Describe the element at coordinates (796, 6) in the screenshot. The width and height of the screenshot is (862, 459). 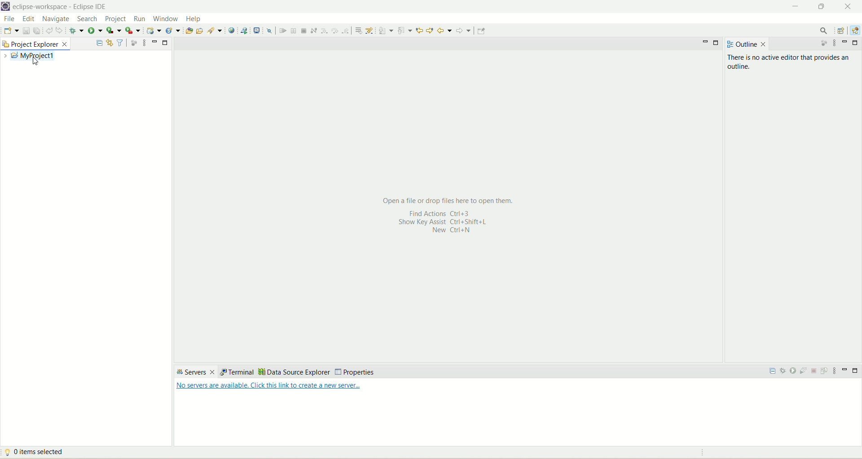
I see `minimize` at that location.